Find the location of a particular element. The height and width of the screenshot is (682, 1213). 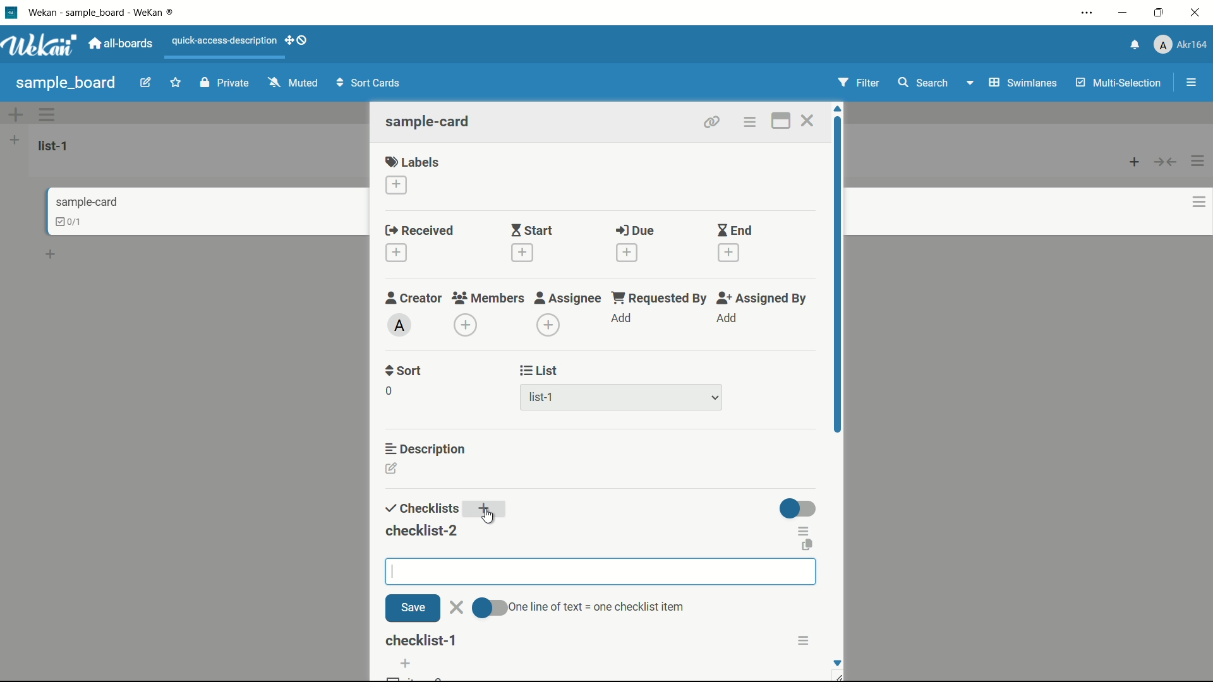

assignee is located at coordinates (568, 298).